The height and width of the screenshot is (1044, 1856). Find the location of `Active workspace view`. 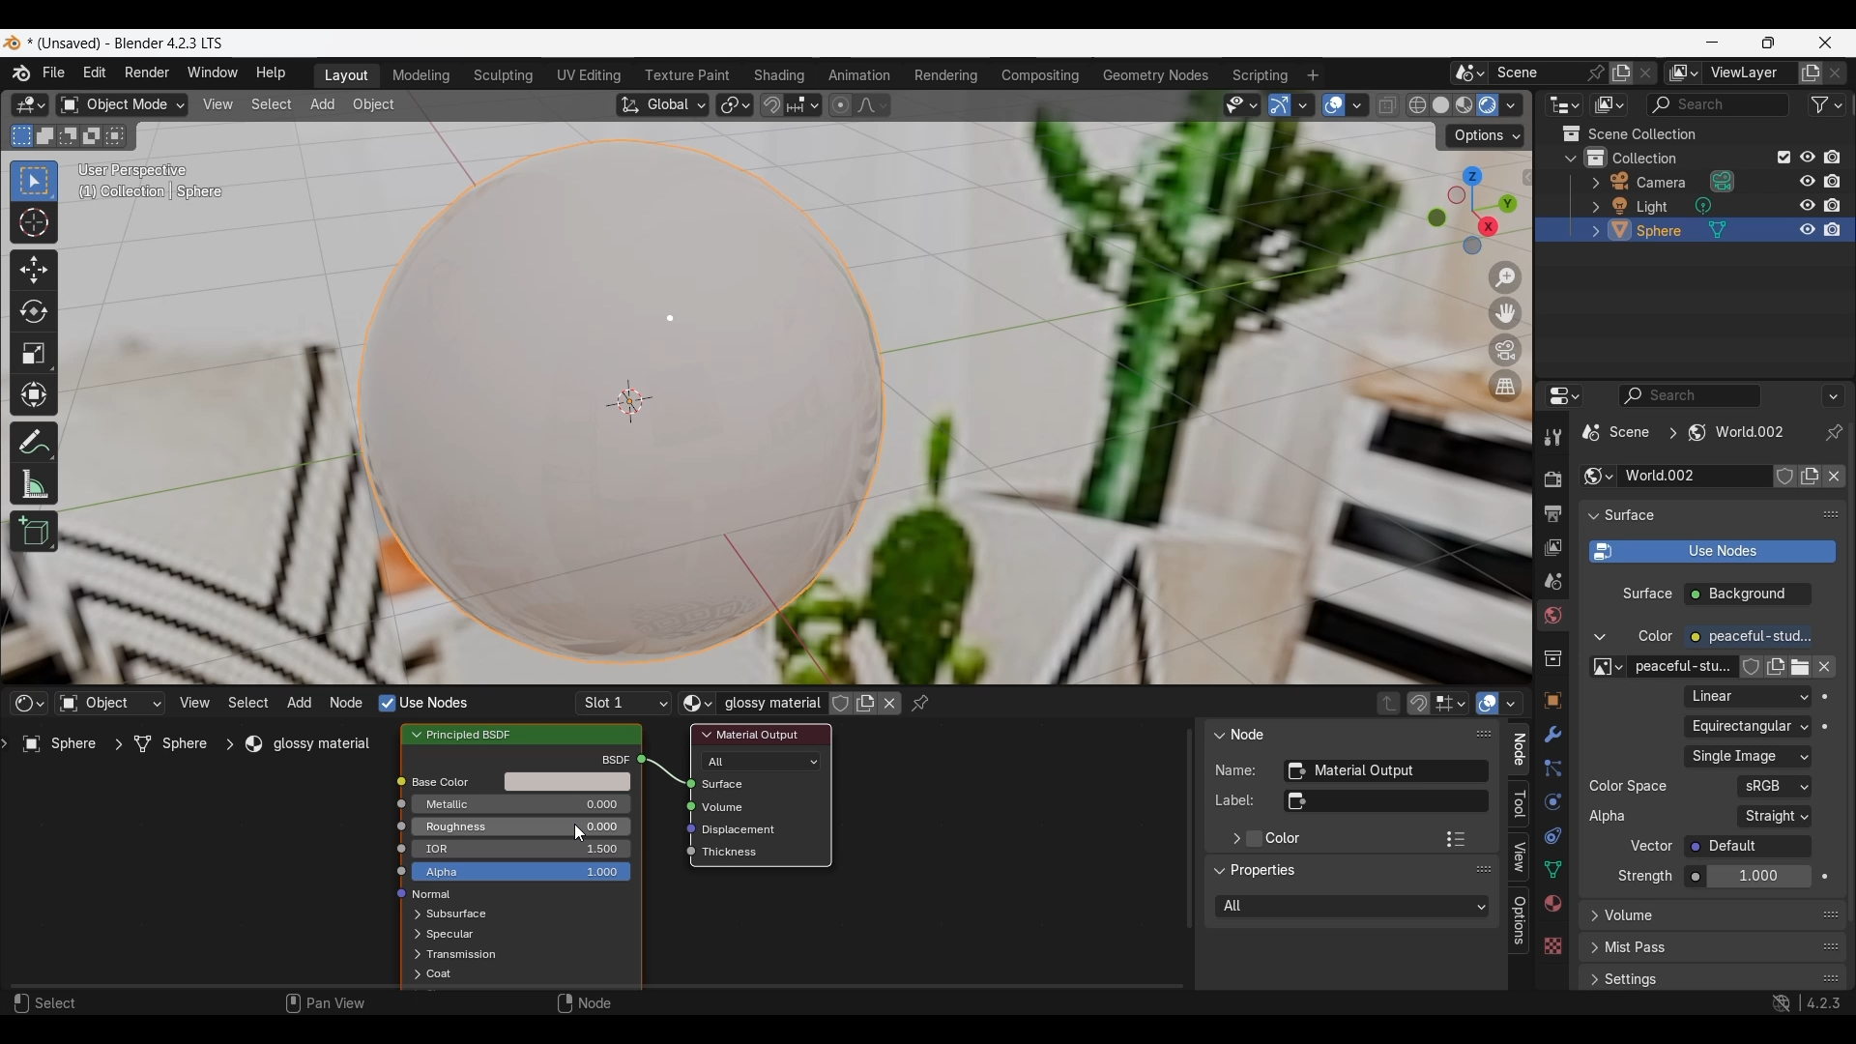

Active workspace view is located at coordinates (1683, 72).